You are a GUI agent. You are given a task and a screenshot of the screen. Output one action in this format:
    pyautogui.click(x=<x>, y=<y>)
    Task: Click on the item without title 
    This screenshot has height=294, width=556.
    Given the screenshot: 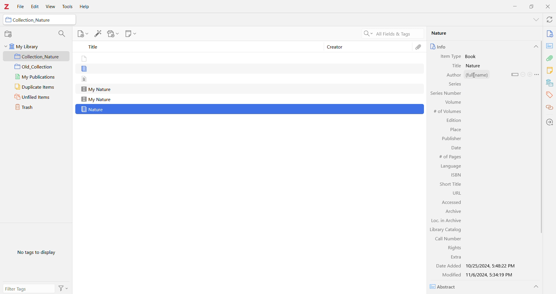 What is the action you would take?
    pyautogui.click(x=83, y=59)
    